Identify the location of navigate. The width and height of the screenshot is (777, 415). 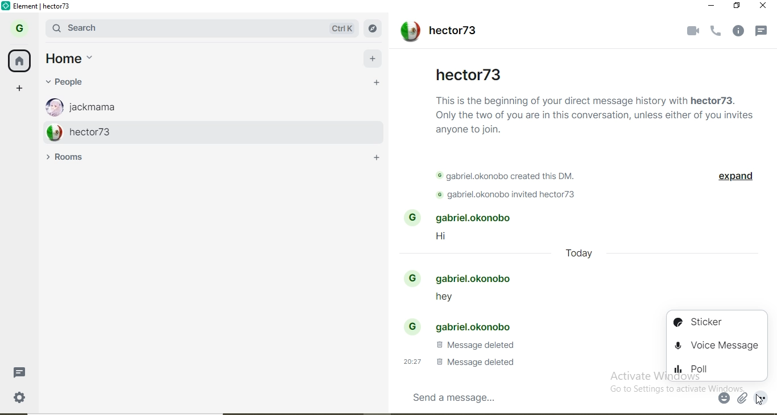
(375, 29).